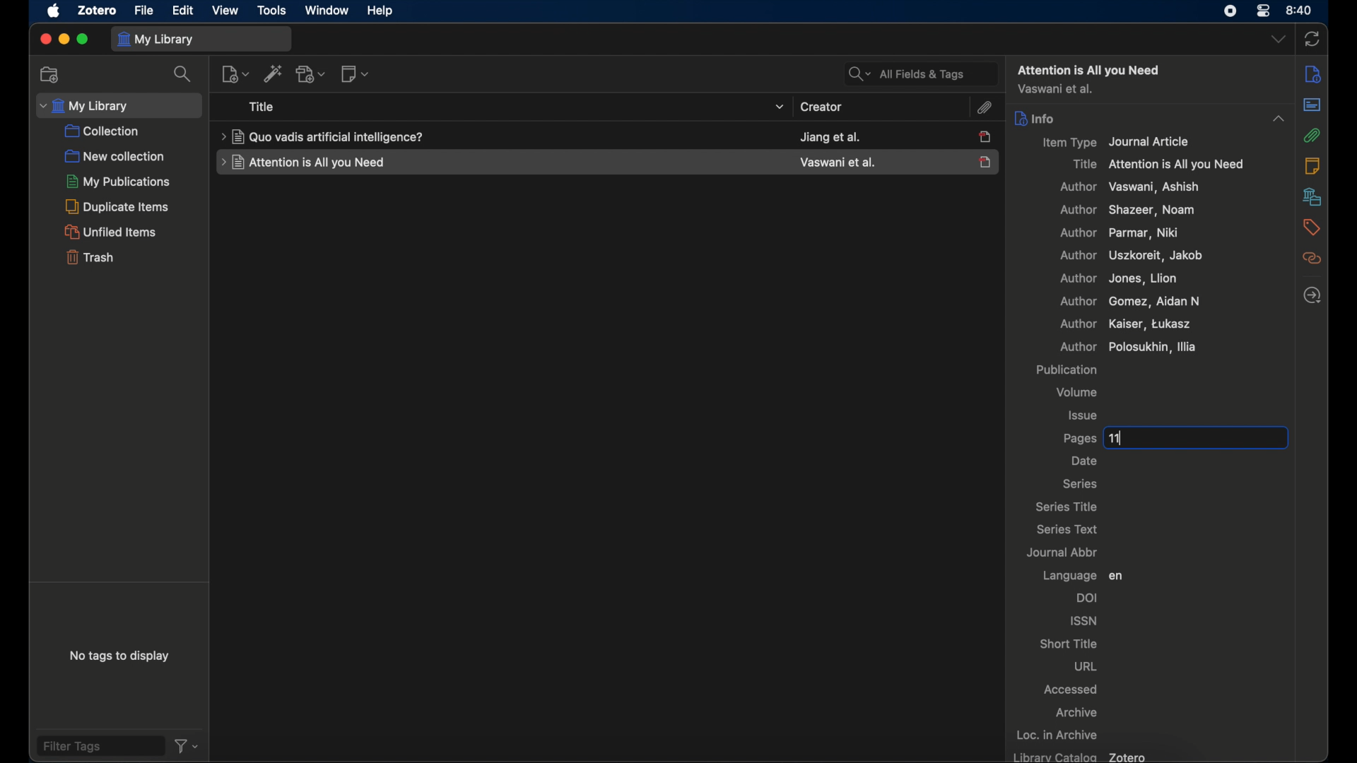 This screenshot has width=1357, height=763. I want to click on search, so click(182, 74).